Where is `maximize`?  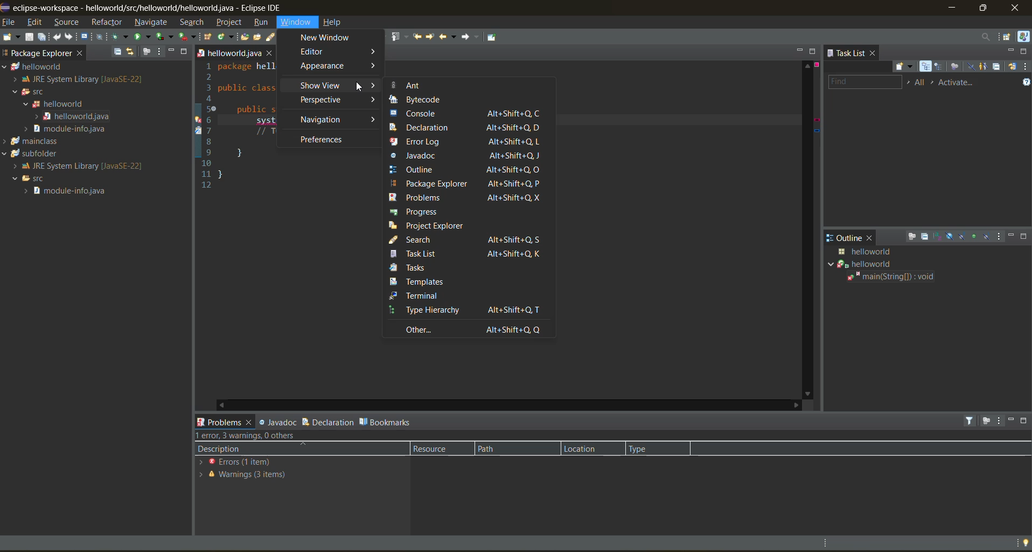
maximize is located at coordinates (1025, 421).